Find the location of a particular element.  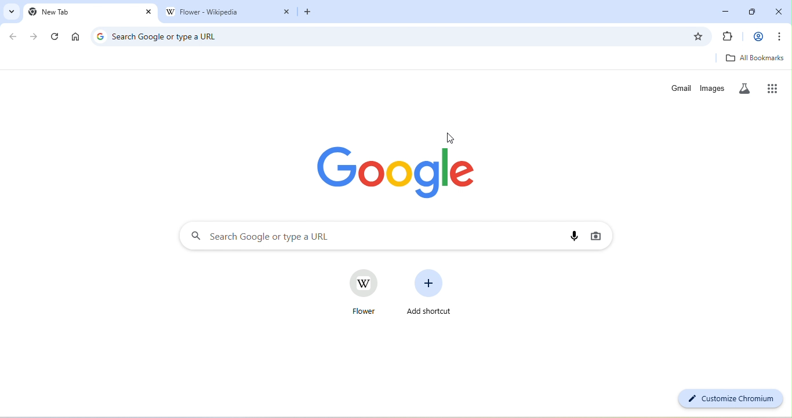

add shortcut is located at coordinates (431, 291).